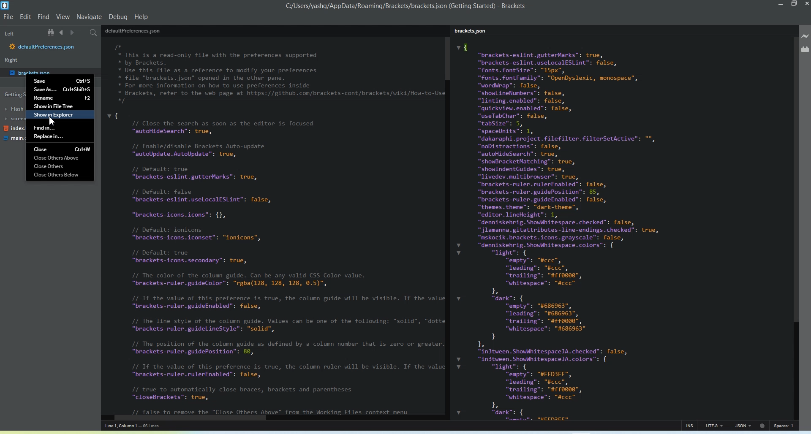  Describe the element at coordinates (782, 4) in the screenshot. I see `Minimize` at that location.